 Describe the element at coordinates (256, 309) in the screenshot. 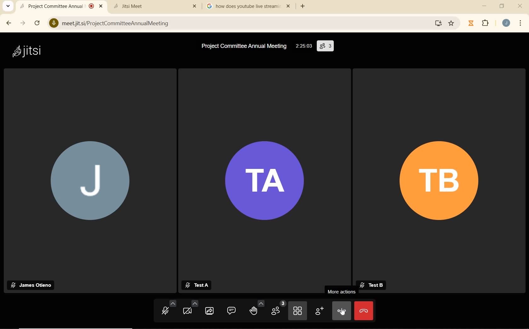

I see `raise hand` at that location.